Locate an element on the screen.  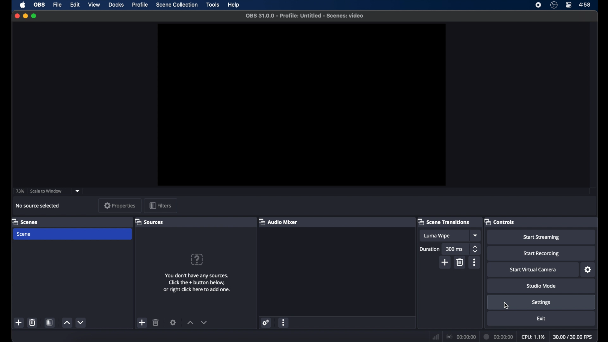
dropdown is located at coordinates (78, 191).